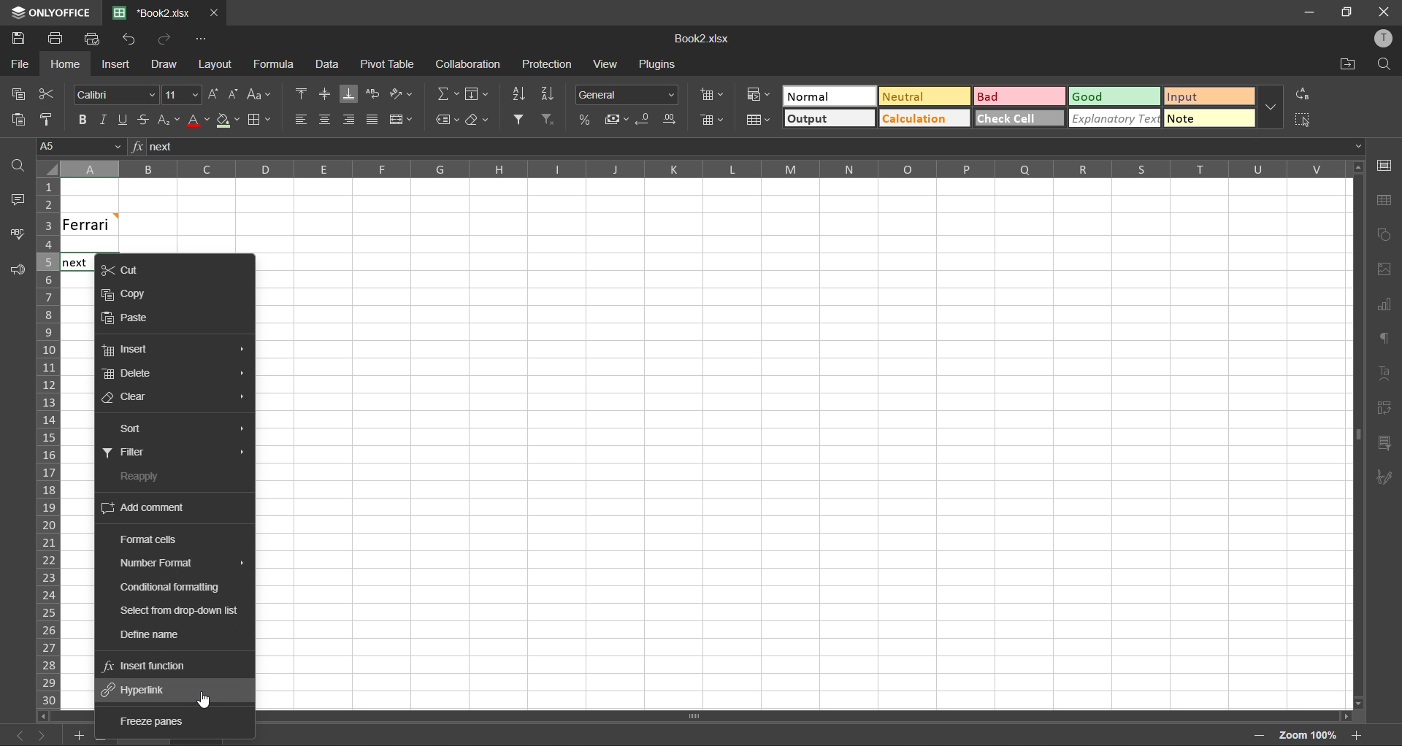 Image resolution: width=1402 pixels, height=746 pixels. Describe the element at coordinates (258, 120) in the screenshot. I see `borders` at that location.